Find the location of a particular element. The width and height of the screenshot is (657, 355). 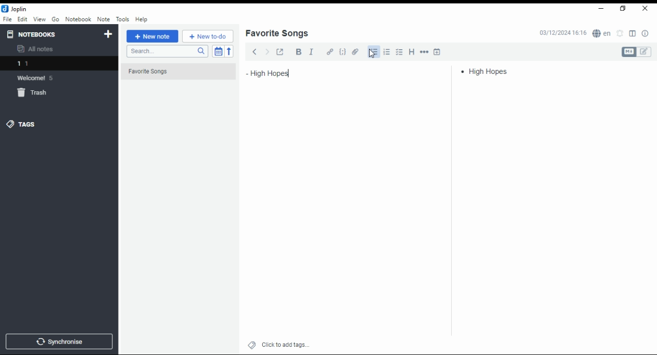

note is located at coordinates (103, 19).